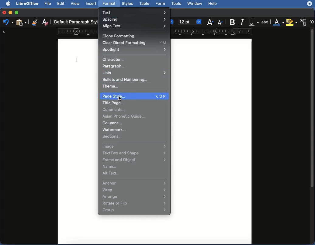 This screenshot has height=245, width=315. I want to click on Image, so click(135, 147).